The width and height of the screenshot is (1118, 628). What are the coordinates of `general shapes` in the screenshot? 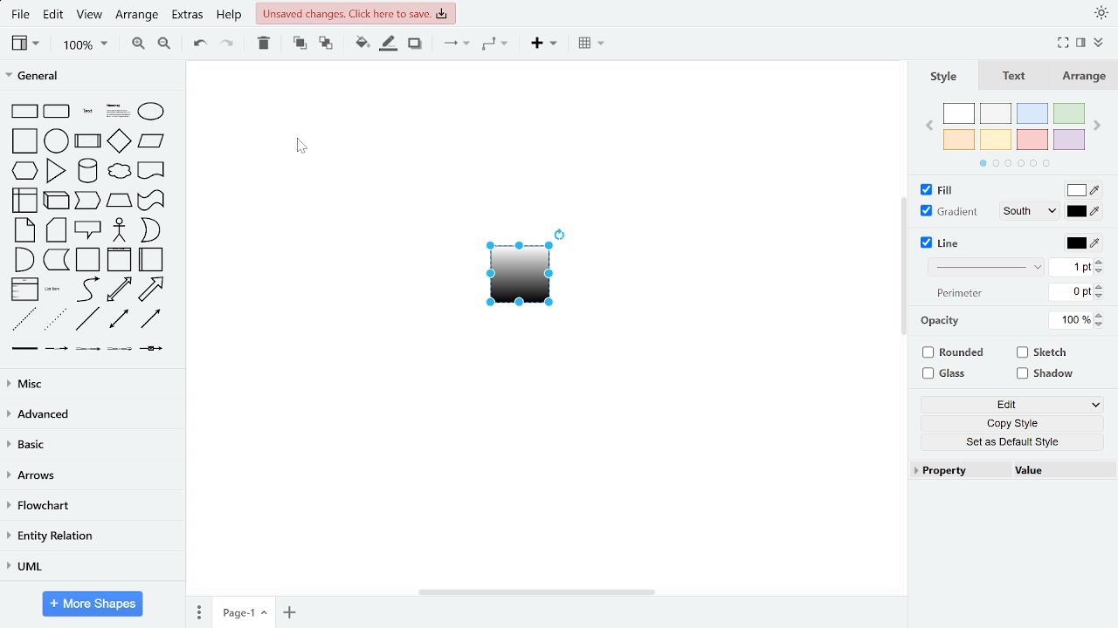 It's located at (118, 229).